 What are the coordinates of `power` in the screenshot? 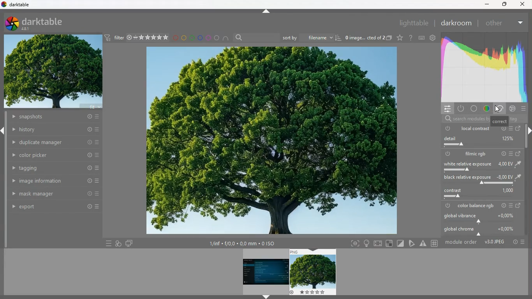 It's located at (449, 128).